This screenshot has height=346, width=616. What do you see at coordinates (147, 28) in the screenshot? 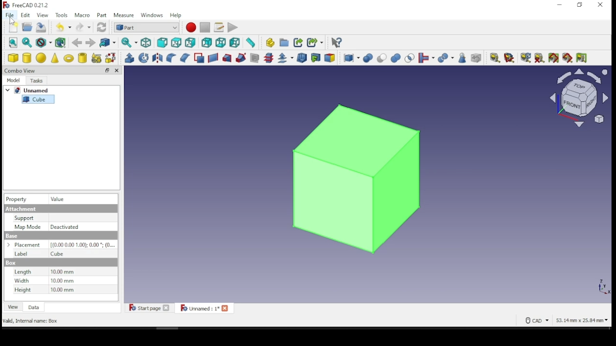
I see `switch between workbenches` at bounding box center [147, 28].